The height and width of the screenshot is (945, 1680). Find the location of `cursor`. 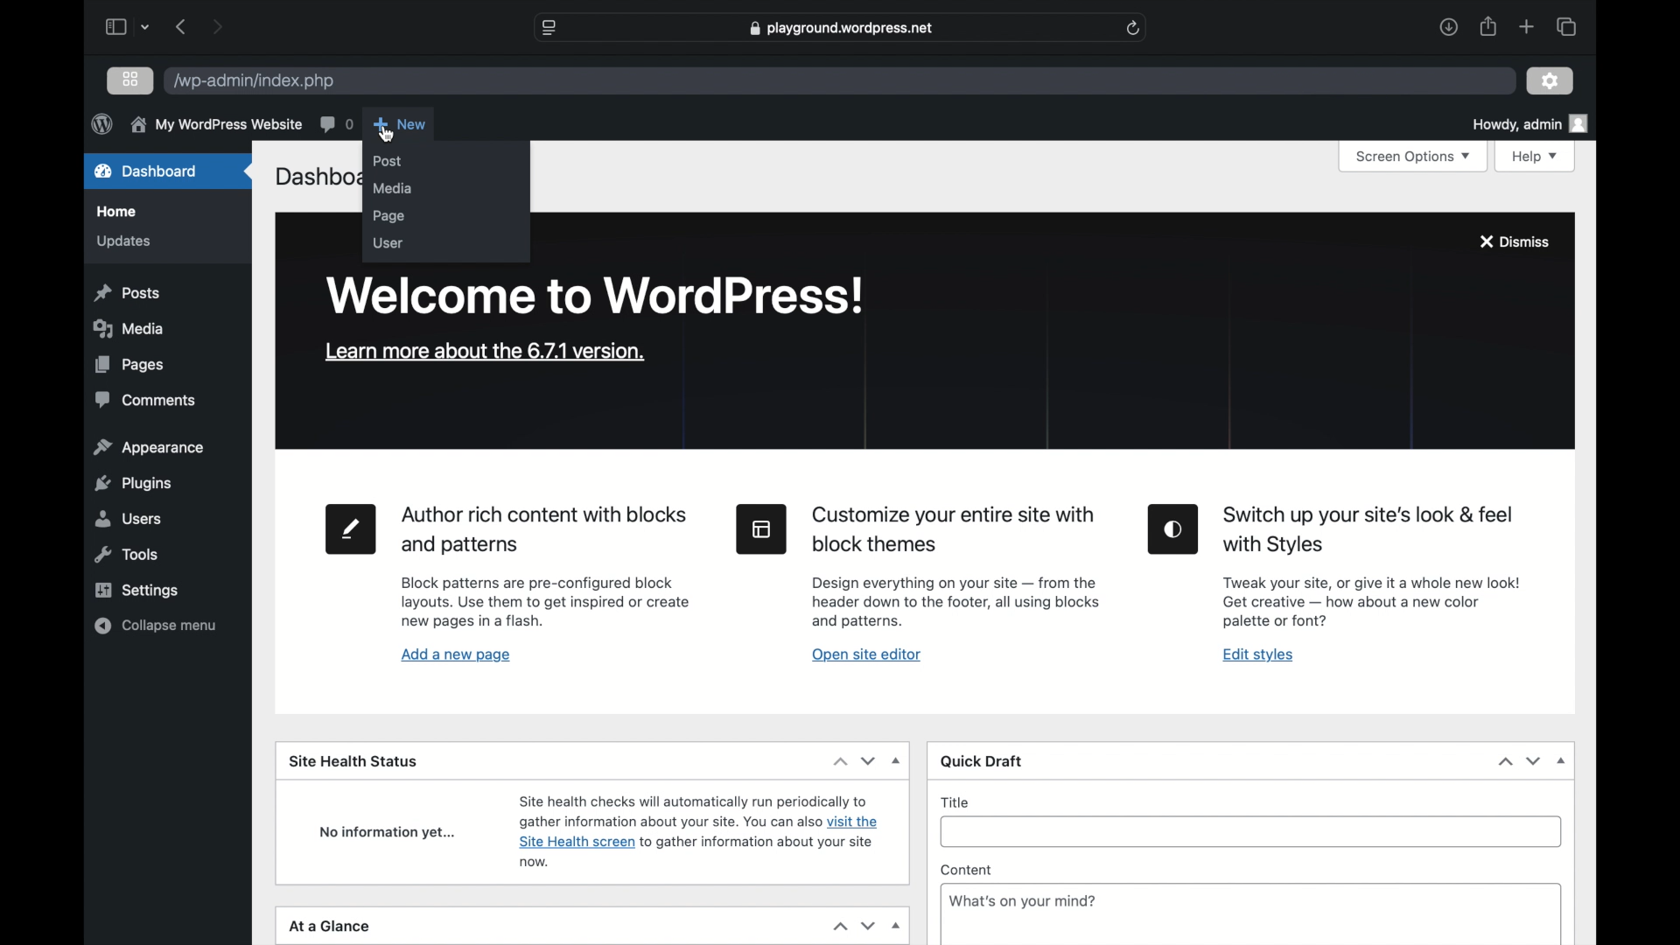

cursor is located at coordinates (388, 136).